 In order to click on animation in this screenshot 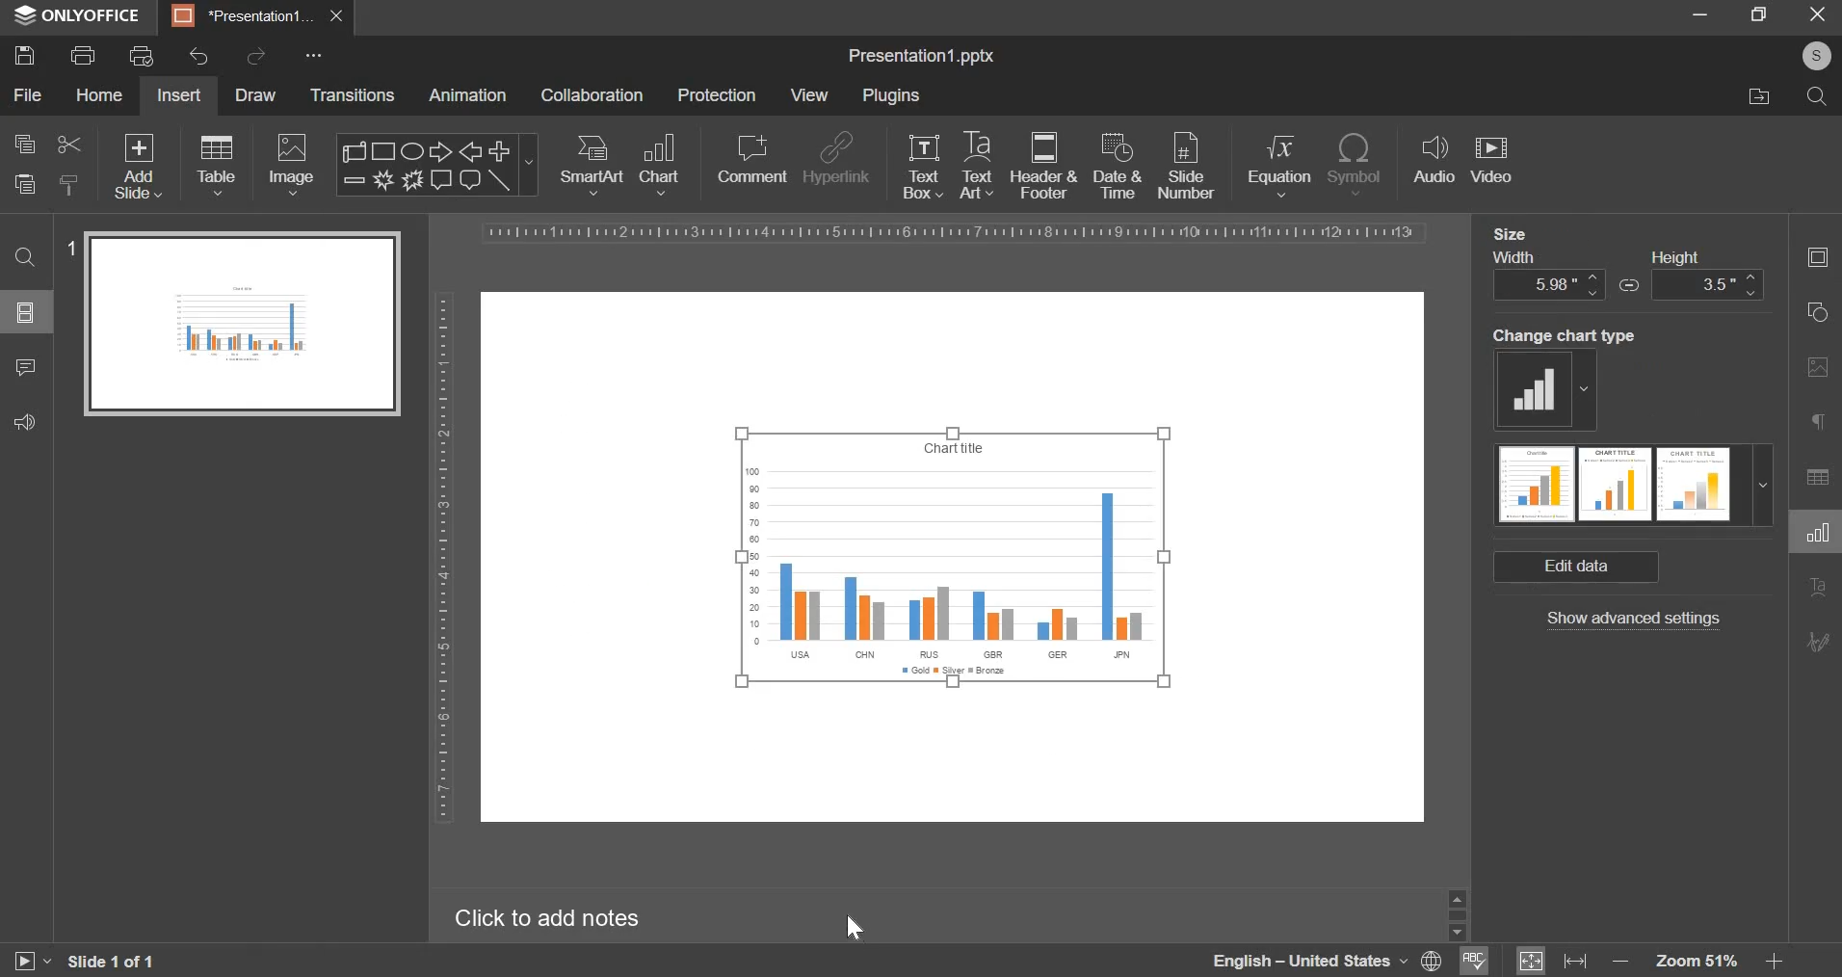, I will do `click(475, 95)`.